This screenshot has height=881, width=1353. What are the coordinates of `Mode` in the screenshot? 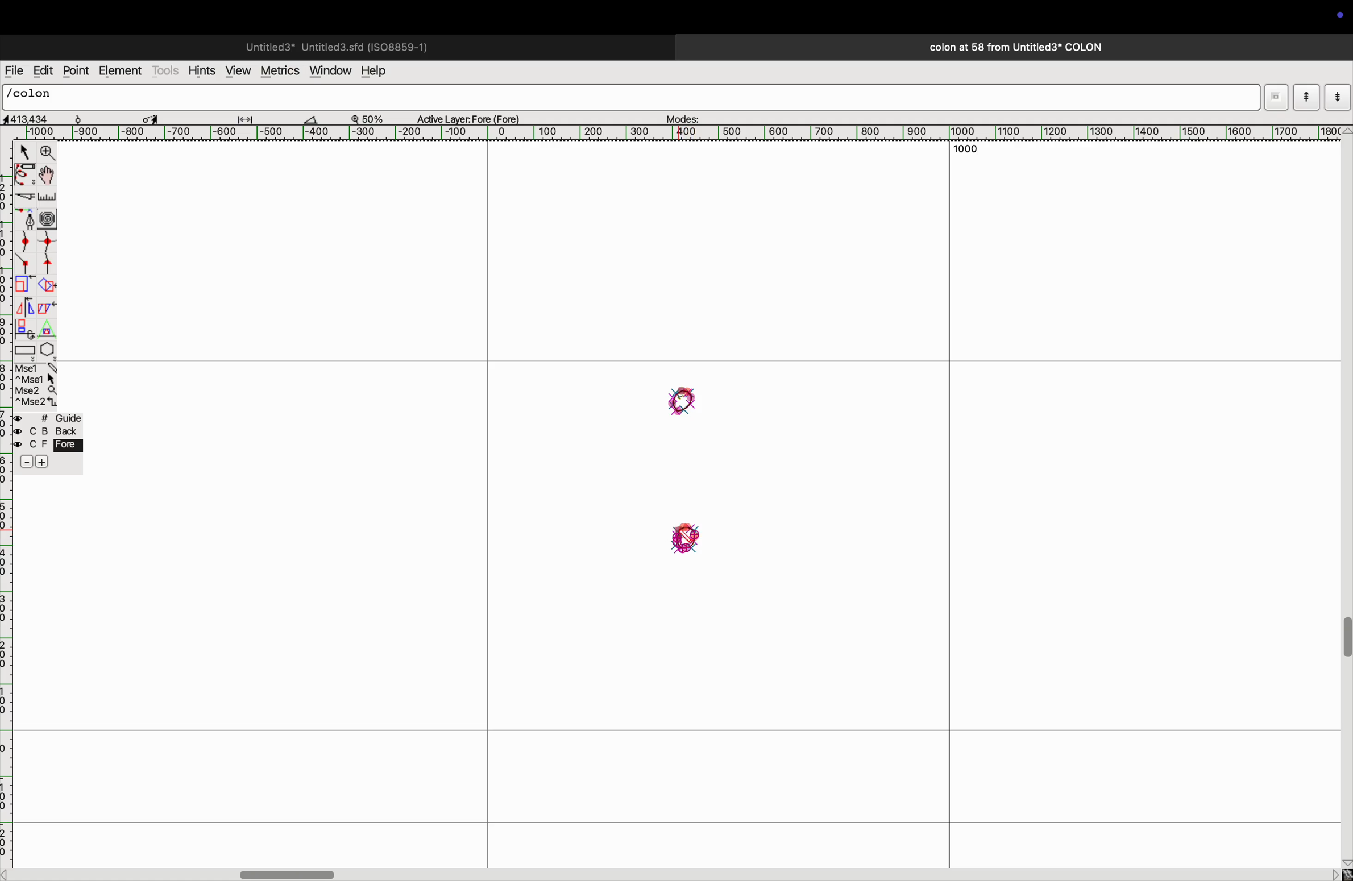 It's located at (1276, 97).